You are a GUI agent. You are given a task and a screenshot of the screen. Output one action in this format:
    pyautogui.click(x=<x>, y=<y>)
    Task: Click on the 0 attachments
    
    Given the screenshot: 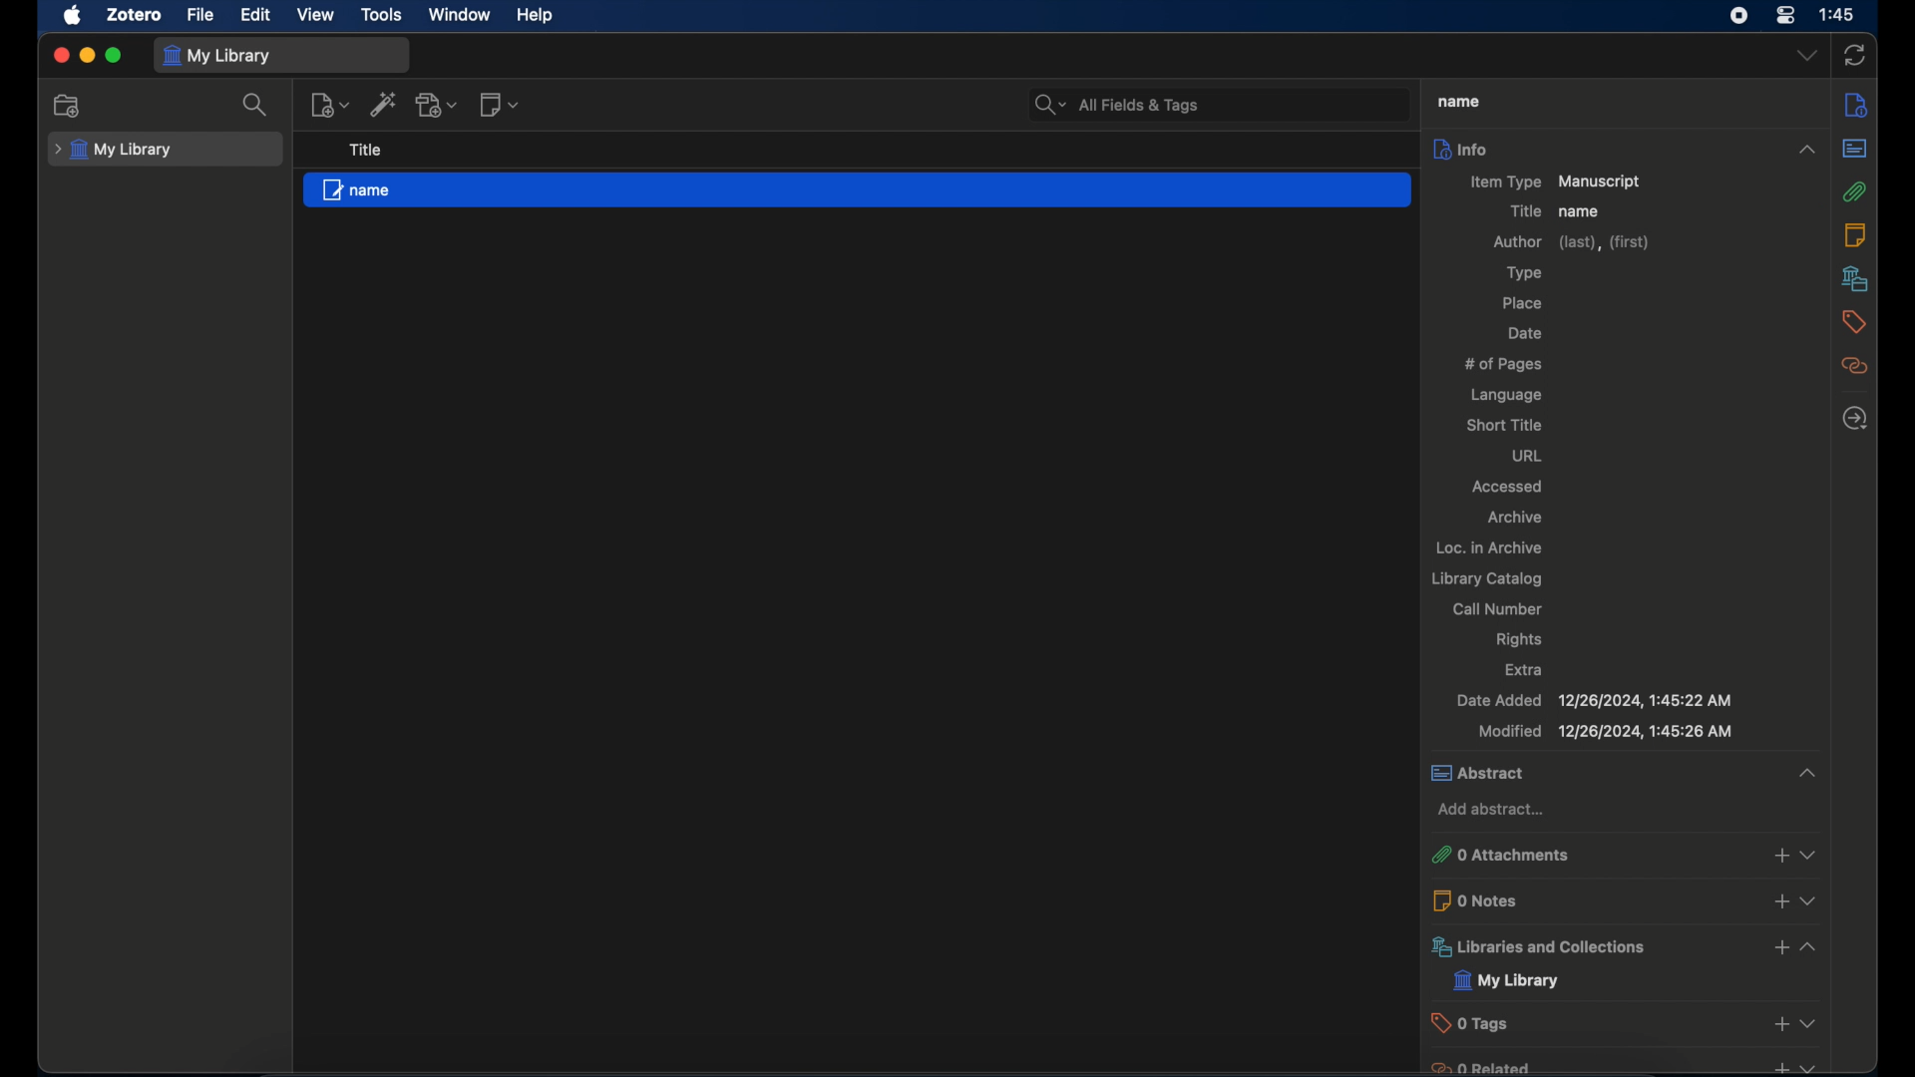 What is the action you would take?
    pyautogui.click(x=1622, y=855)
    